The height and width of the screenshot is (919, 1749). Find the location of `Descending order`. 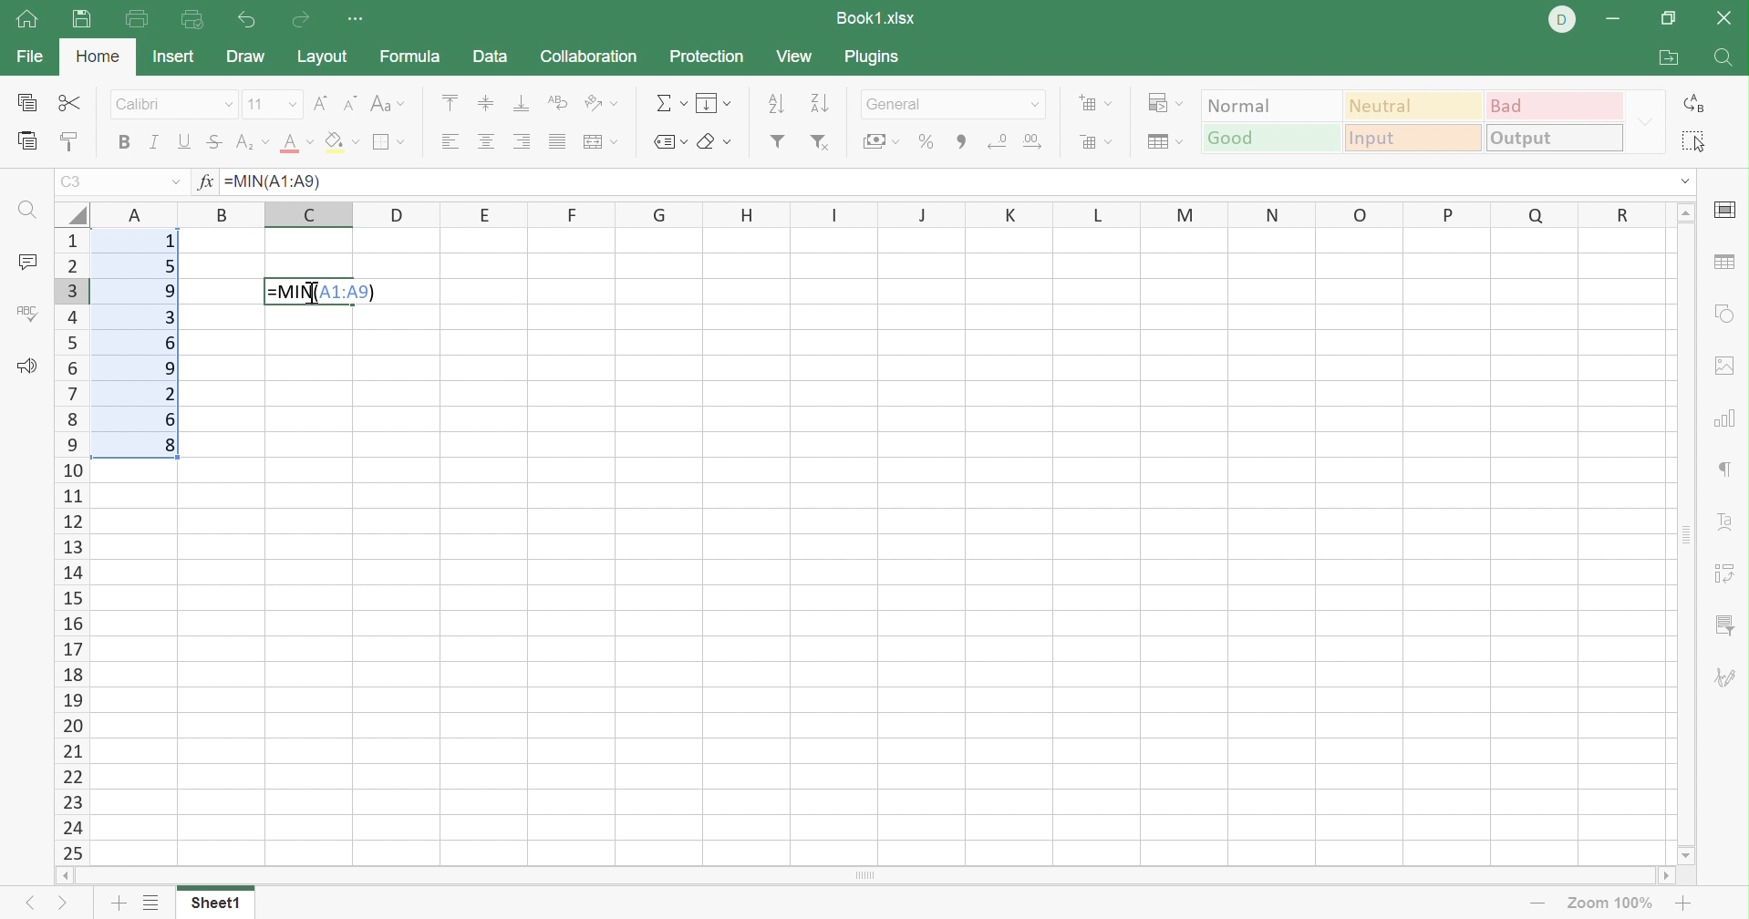

Descending order is located at coordinates (821, 104).